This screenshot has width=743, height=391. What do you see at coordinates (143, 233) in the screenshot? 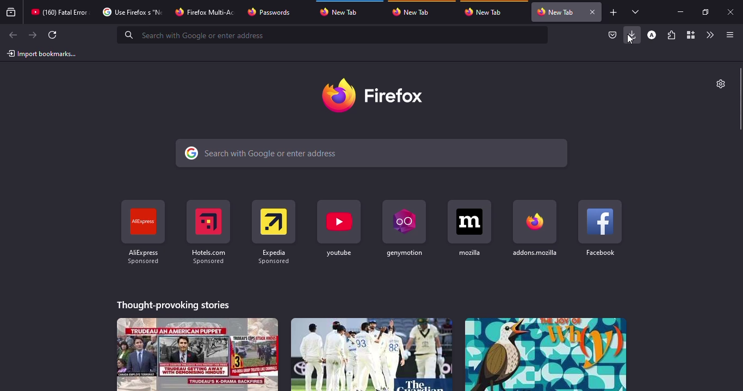
I see `shortcut` at bounding box center [143, 233].